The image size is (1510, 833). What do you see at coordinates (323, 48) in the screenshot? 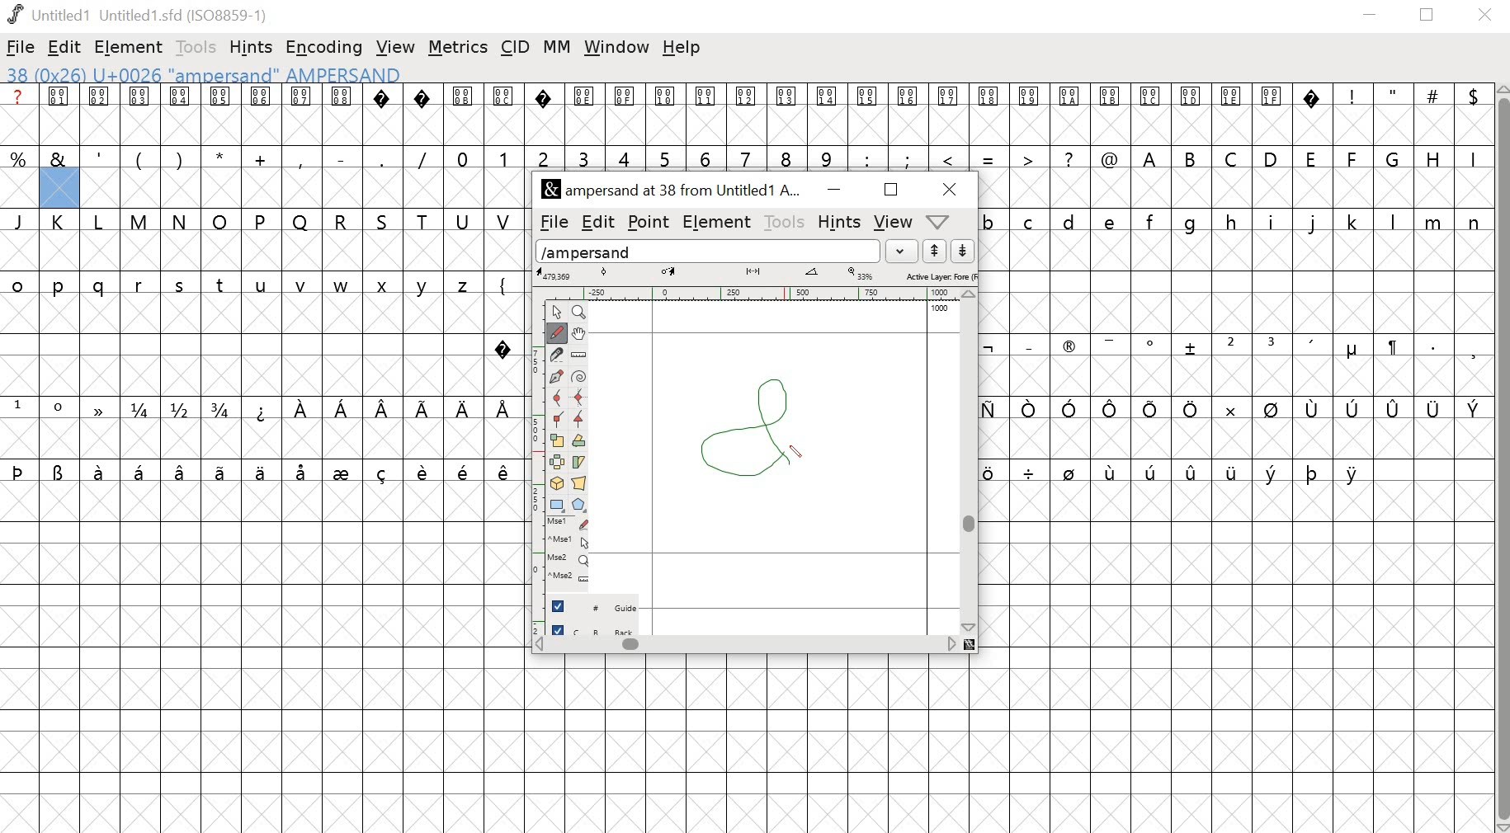
I see `encoding` at bounding box center [323, 48].